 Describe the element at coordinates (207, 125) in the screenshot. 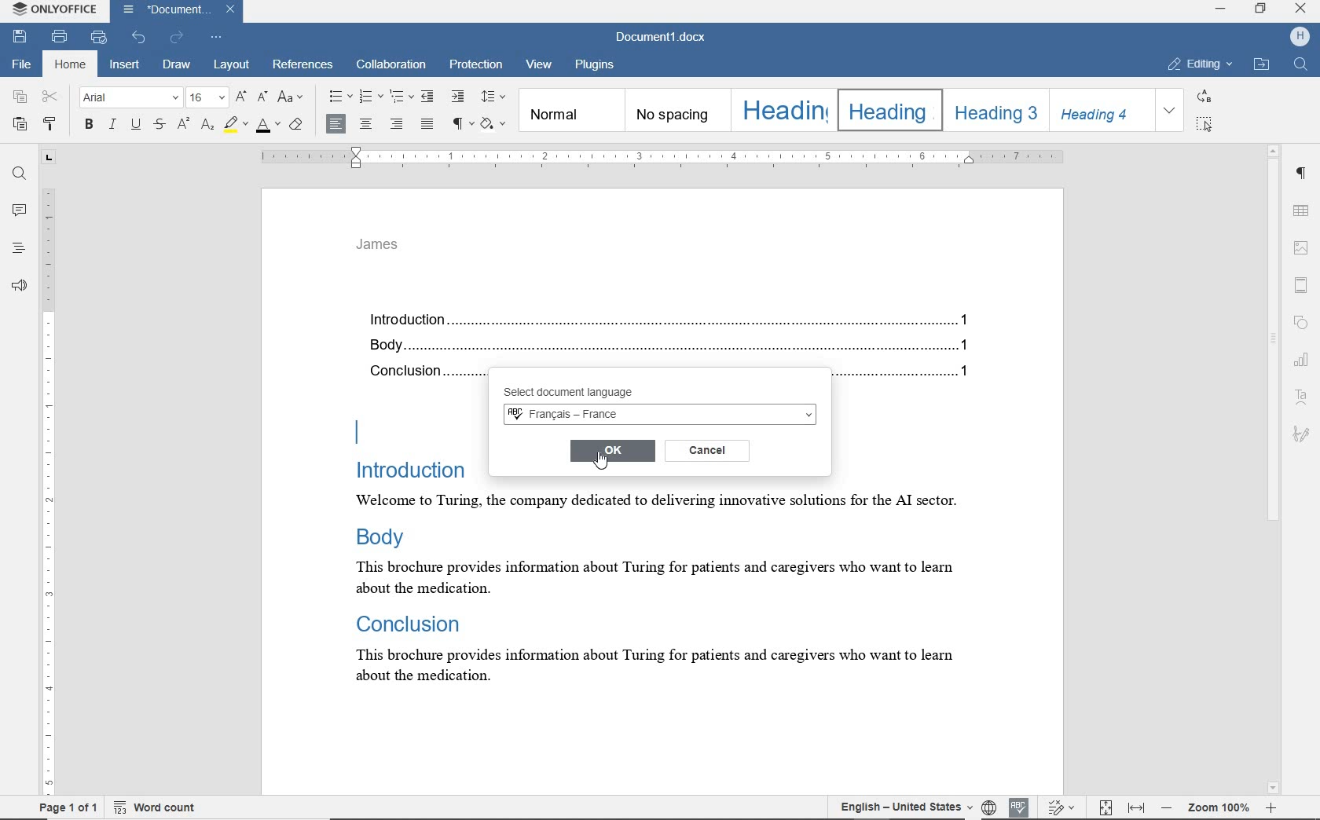

I see `subscript` at that location.